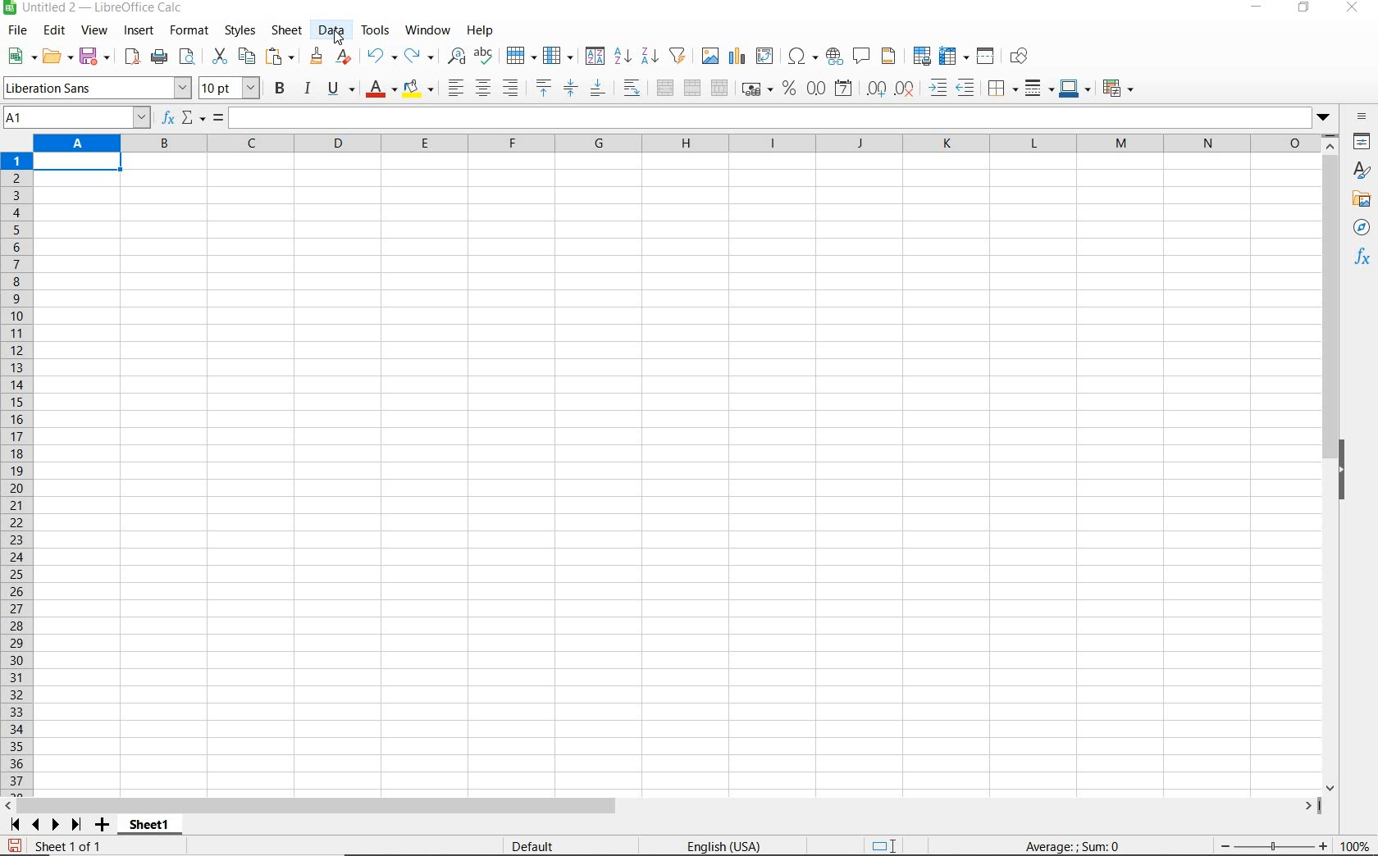  What do you see at coordinates (483, 89) in the screenshot?
I see `align center` at bounding box center [483, 89].